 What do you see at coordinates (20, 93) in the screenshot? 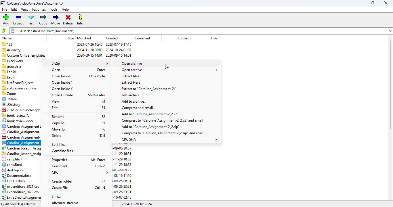
I see `| %0 Zoom 2022-01-20 10:44 2020-10-02 00:42` at bounding box center [20, 93].